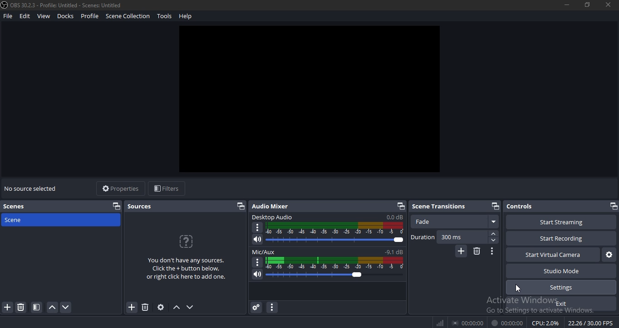  I want to click on close, so click(609, 5).